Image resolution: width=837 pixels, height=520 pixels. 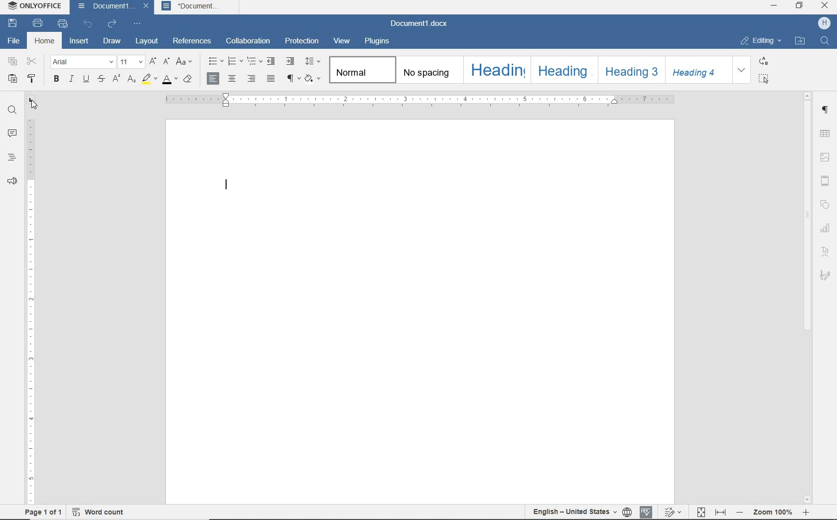 I want to click on SIGNATURE, so click(x=826, y=277).